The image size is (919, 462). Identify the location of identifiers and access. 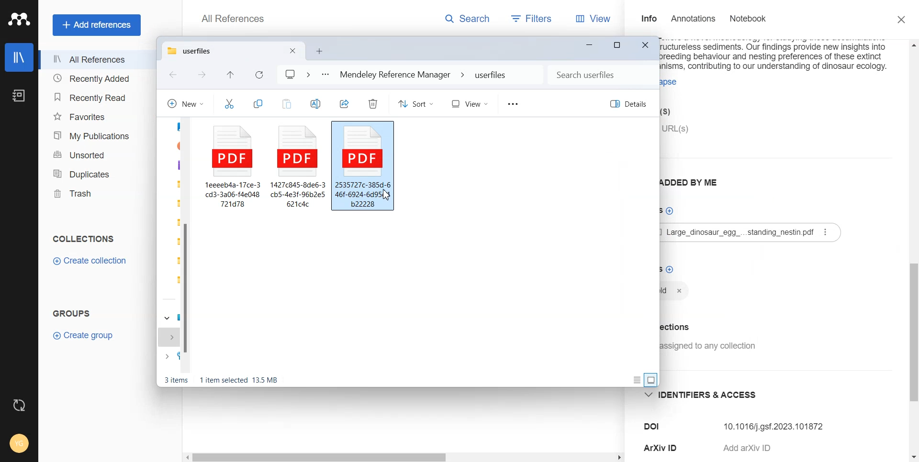
(711, 396).